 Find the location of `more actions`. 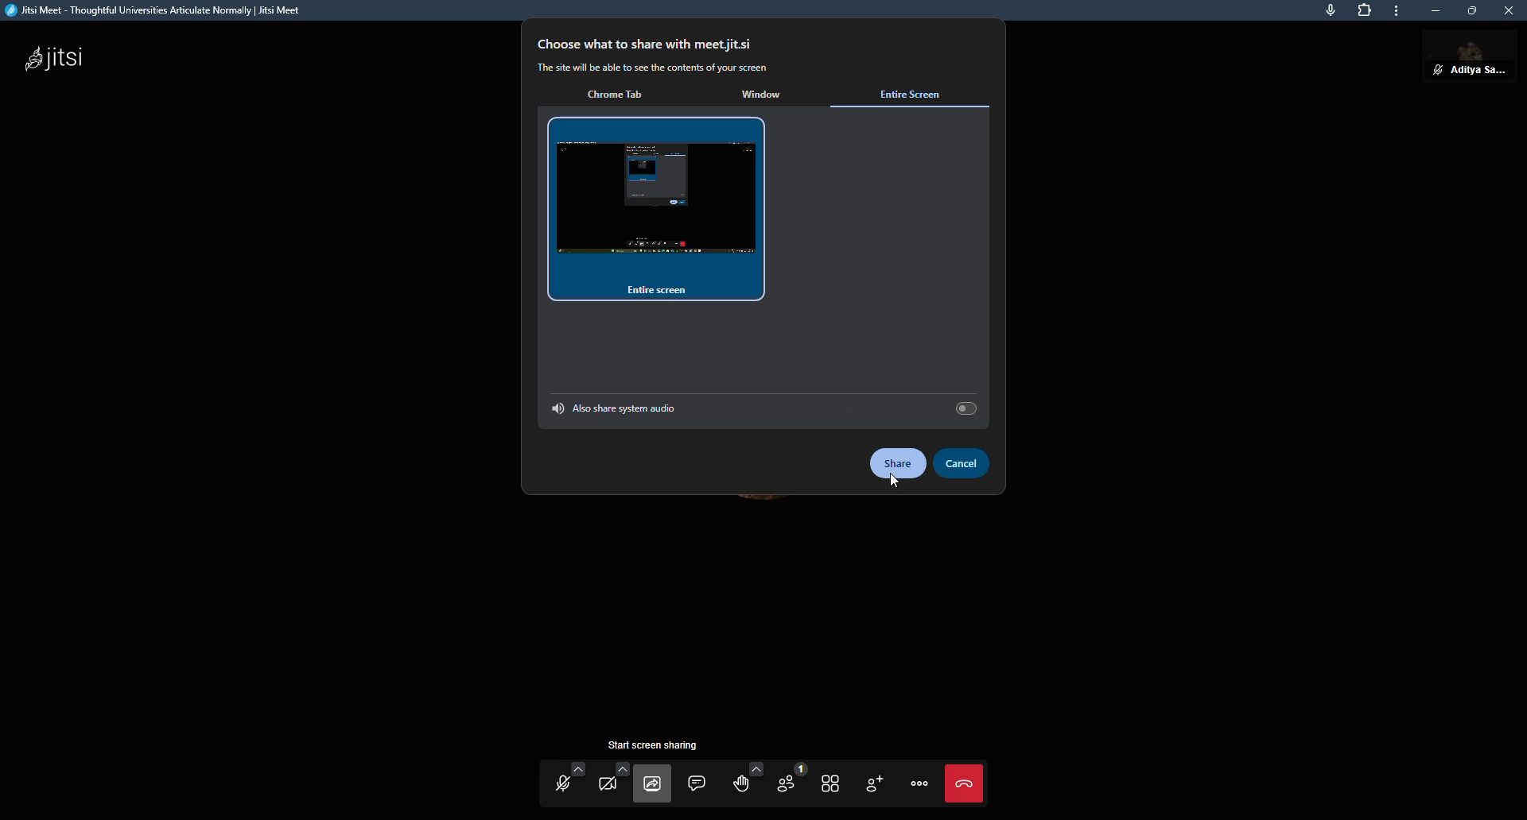

more actions is located at coordinates (919, 784).